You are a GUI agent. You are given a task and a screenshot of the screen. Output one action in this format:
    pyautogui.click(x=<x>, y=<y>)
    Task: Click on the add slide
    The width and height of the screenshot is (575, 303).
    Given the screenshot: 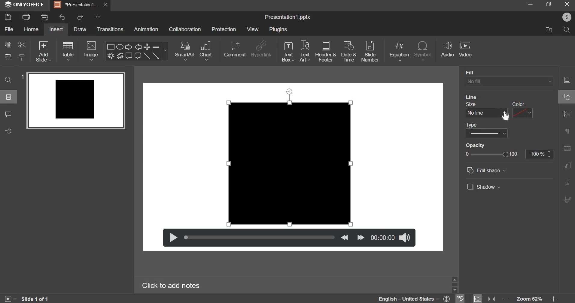 What is the action you would take?
    pyautogui.click(x=42, y=52)
    